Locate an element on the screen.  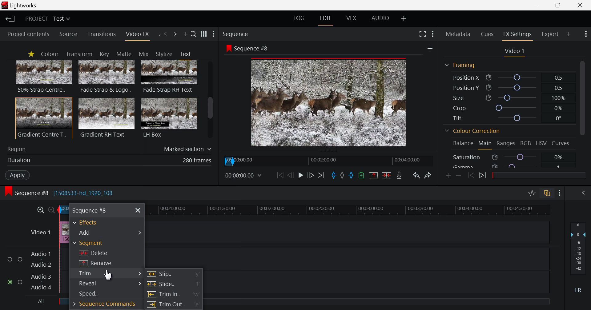
Mark Cue is located at coordinates (362, 176).